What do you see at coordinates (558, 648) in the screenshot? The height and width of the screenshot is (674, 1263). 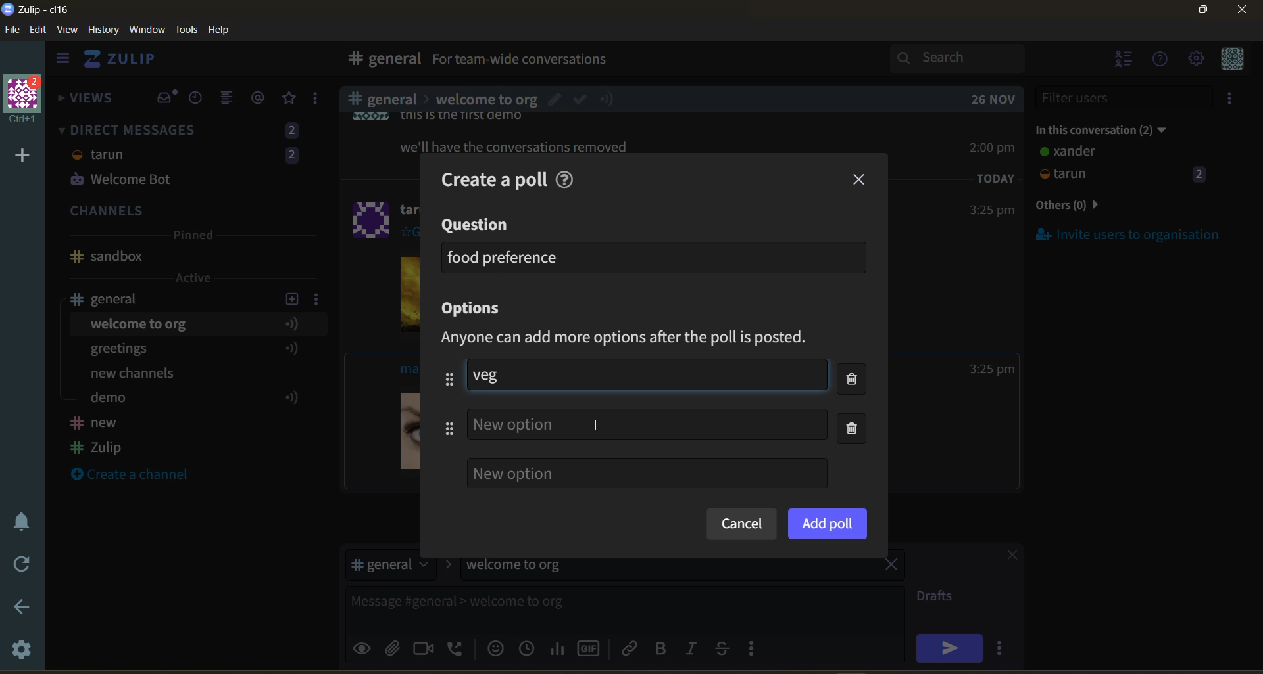 I see `poll` at bounding box center [558, 648].